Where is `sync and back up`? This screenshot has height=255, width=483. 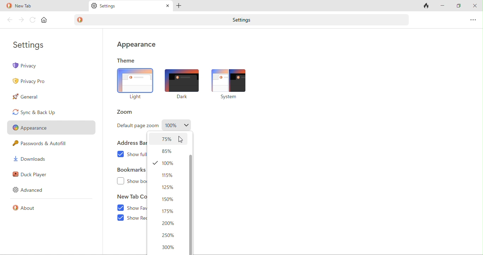
sync and back up is located at coordinates (44, 112).